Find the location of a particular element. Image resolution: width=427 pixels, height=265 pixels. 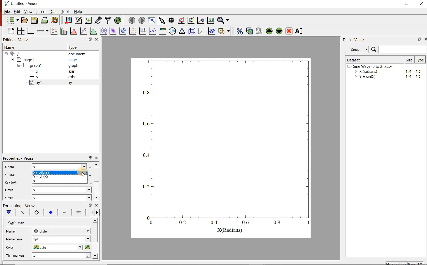

create new datasets is located at coordinates (88, 20).